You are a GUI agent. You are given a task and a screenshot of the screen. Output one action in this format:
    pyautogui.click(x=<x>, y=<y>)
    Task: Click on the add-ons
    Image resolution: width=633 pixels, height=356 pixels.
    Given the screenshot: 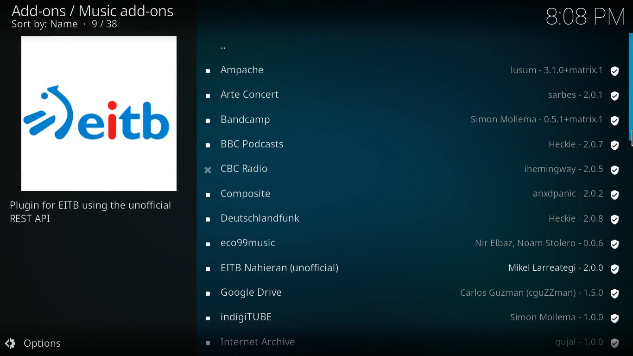 What is the action you would take?
    pyautogui.click(x=251, y=169)
    